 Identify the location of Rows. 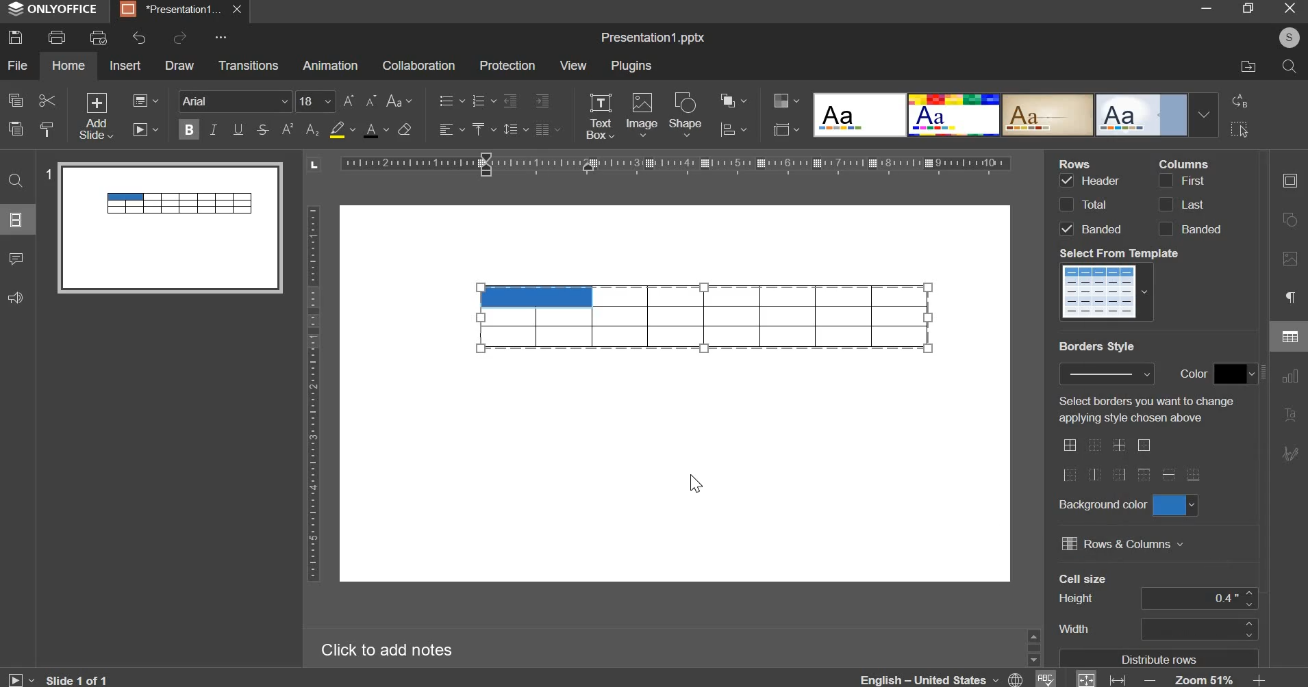
(1078, 163).